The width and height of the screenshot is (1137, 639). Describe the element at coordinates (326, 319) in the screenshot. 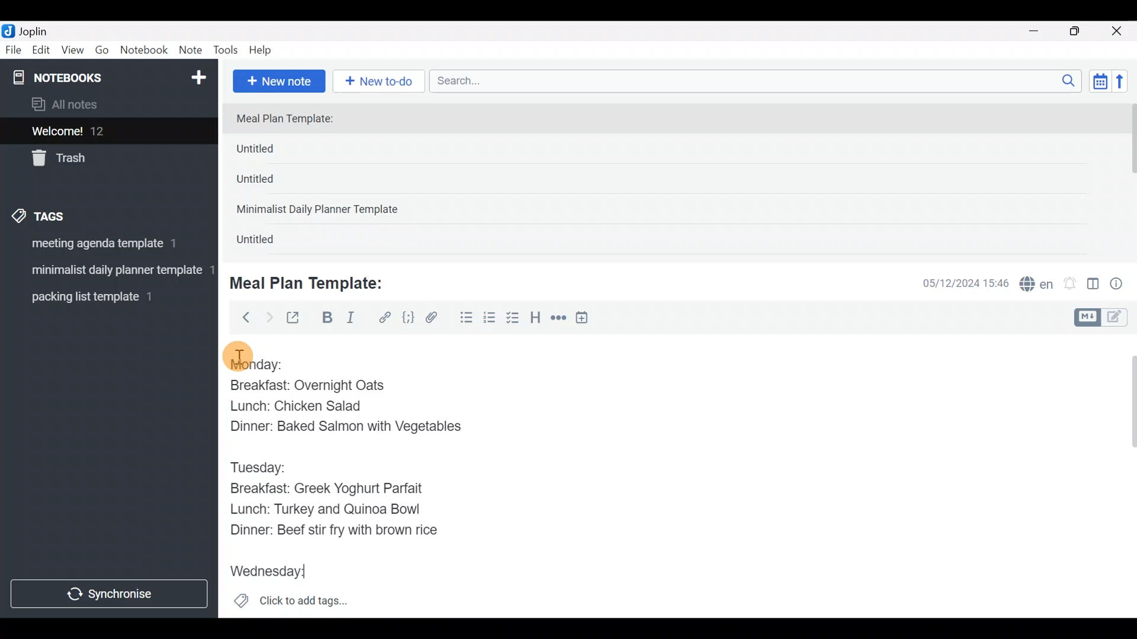

I see `Bold` at that location.